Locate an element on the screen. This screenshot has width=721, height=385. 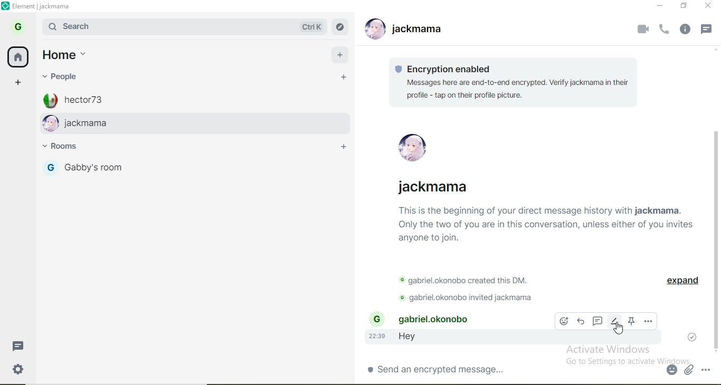
tick is located at coordinates (691, 338).